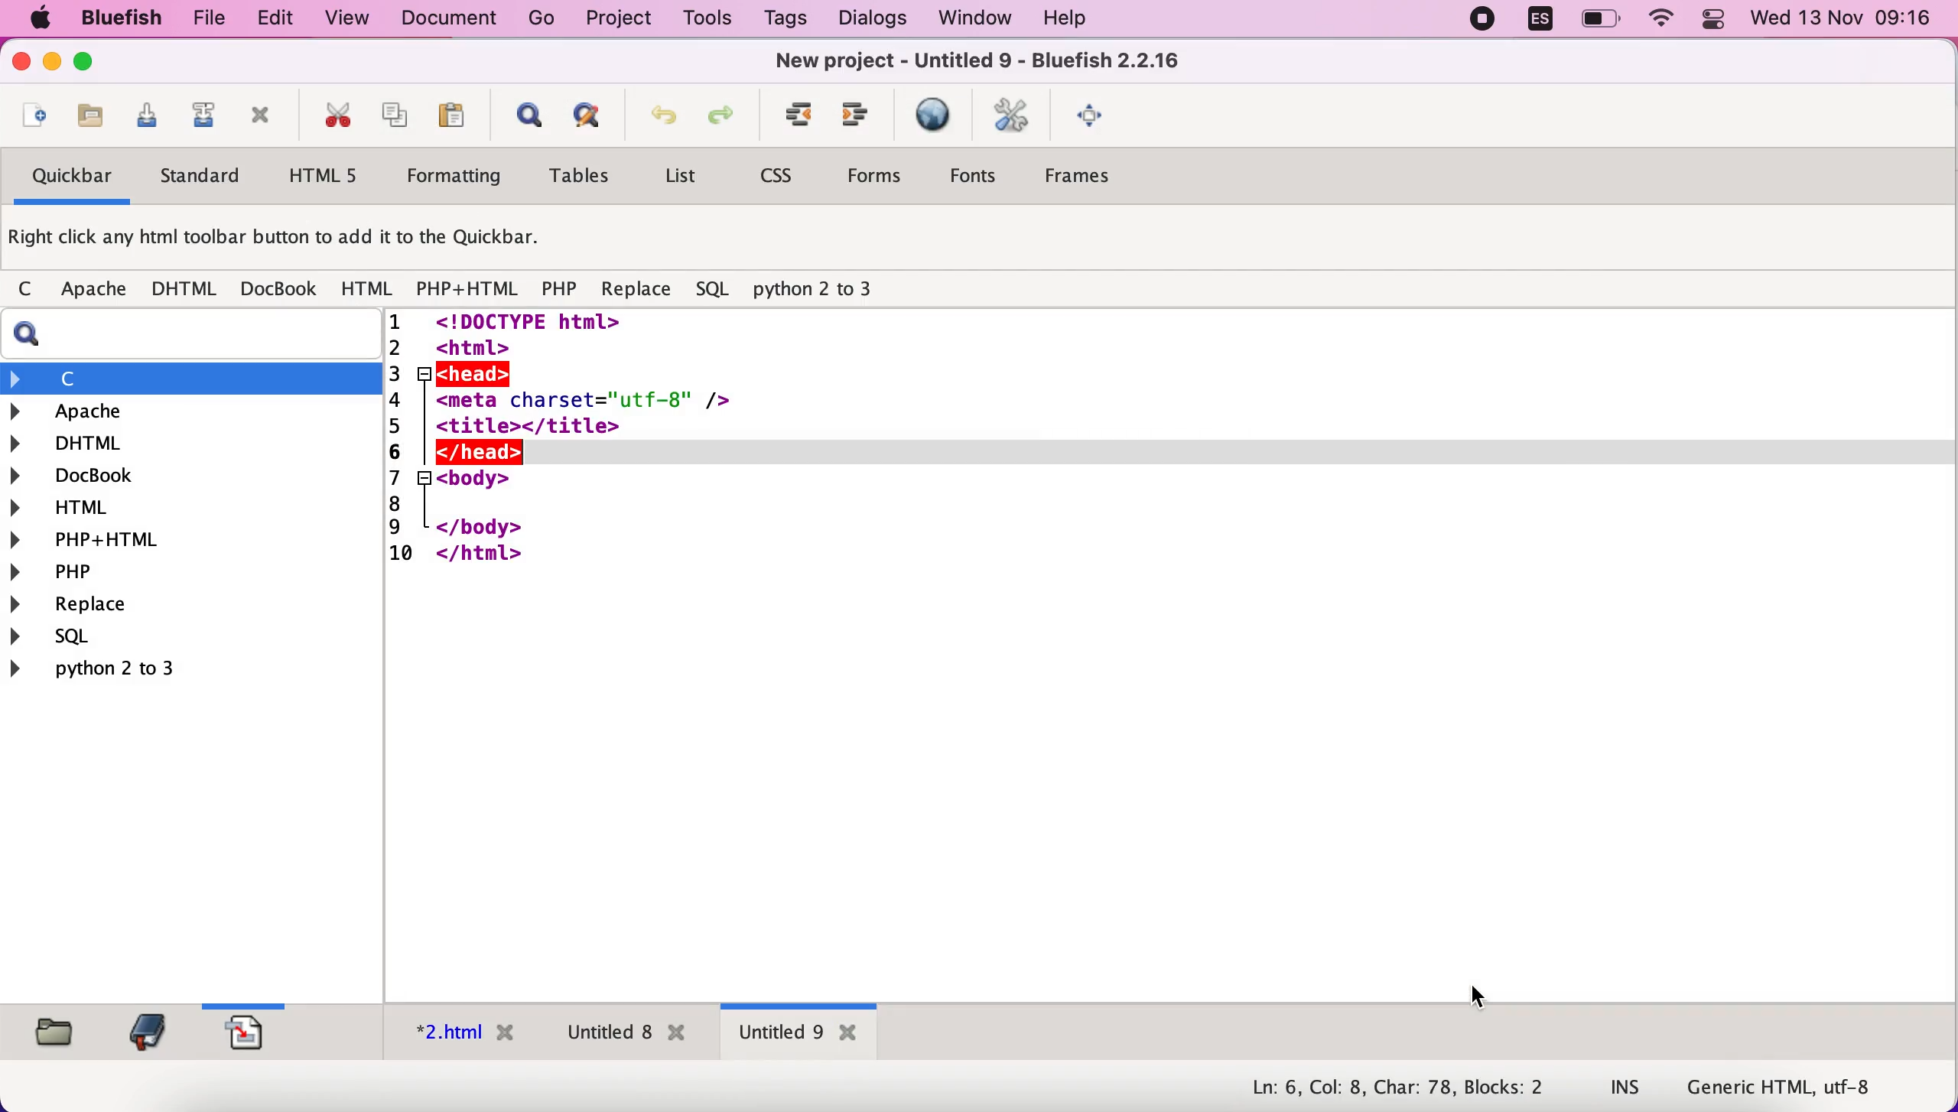 This screenshot has height=1112, width=1958. I want to click on time and date, so click(1844, 20).